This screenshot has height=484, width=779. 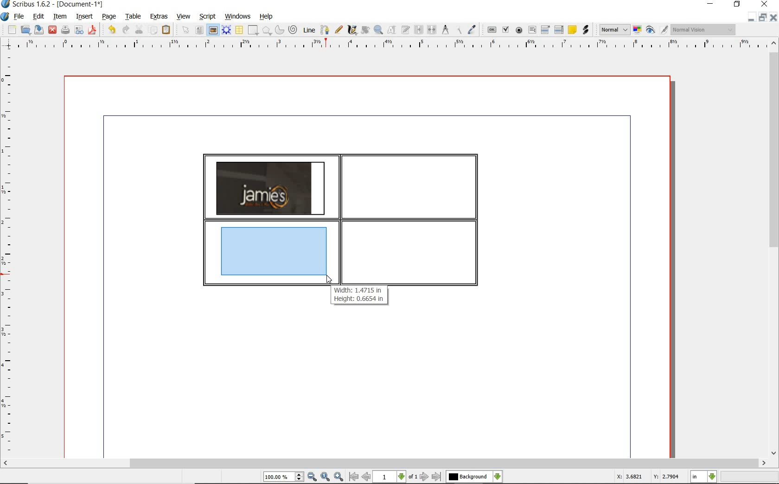 What do you see at coordinates (187, 32) in the screenshot?
I see `select` at bounding box center [187, 32].